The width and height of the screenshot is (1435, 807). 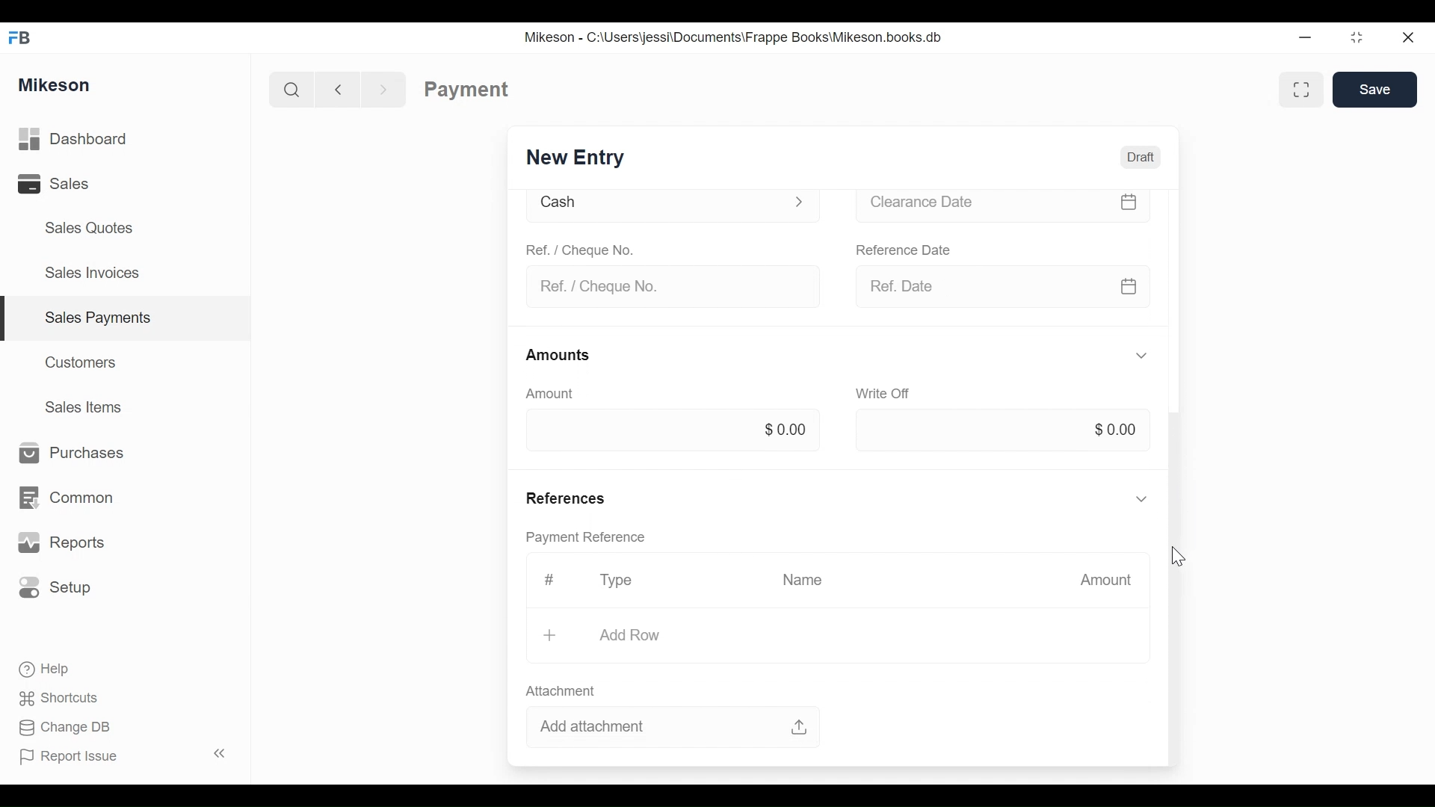 What do you see at coordinates (617, 580) in the screenshot?
I see `Type` at bounding box center [617, 580].